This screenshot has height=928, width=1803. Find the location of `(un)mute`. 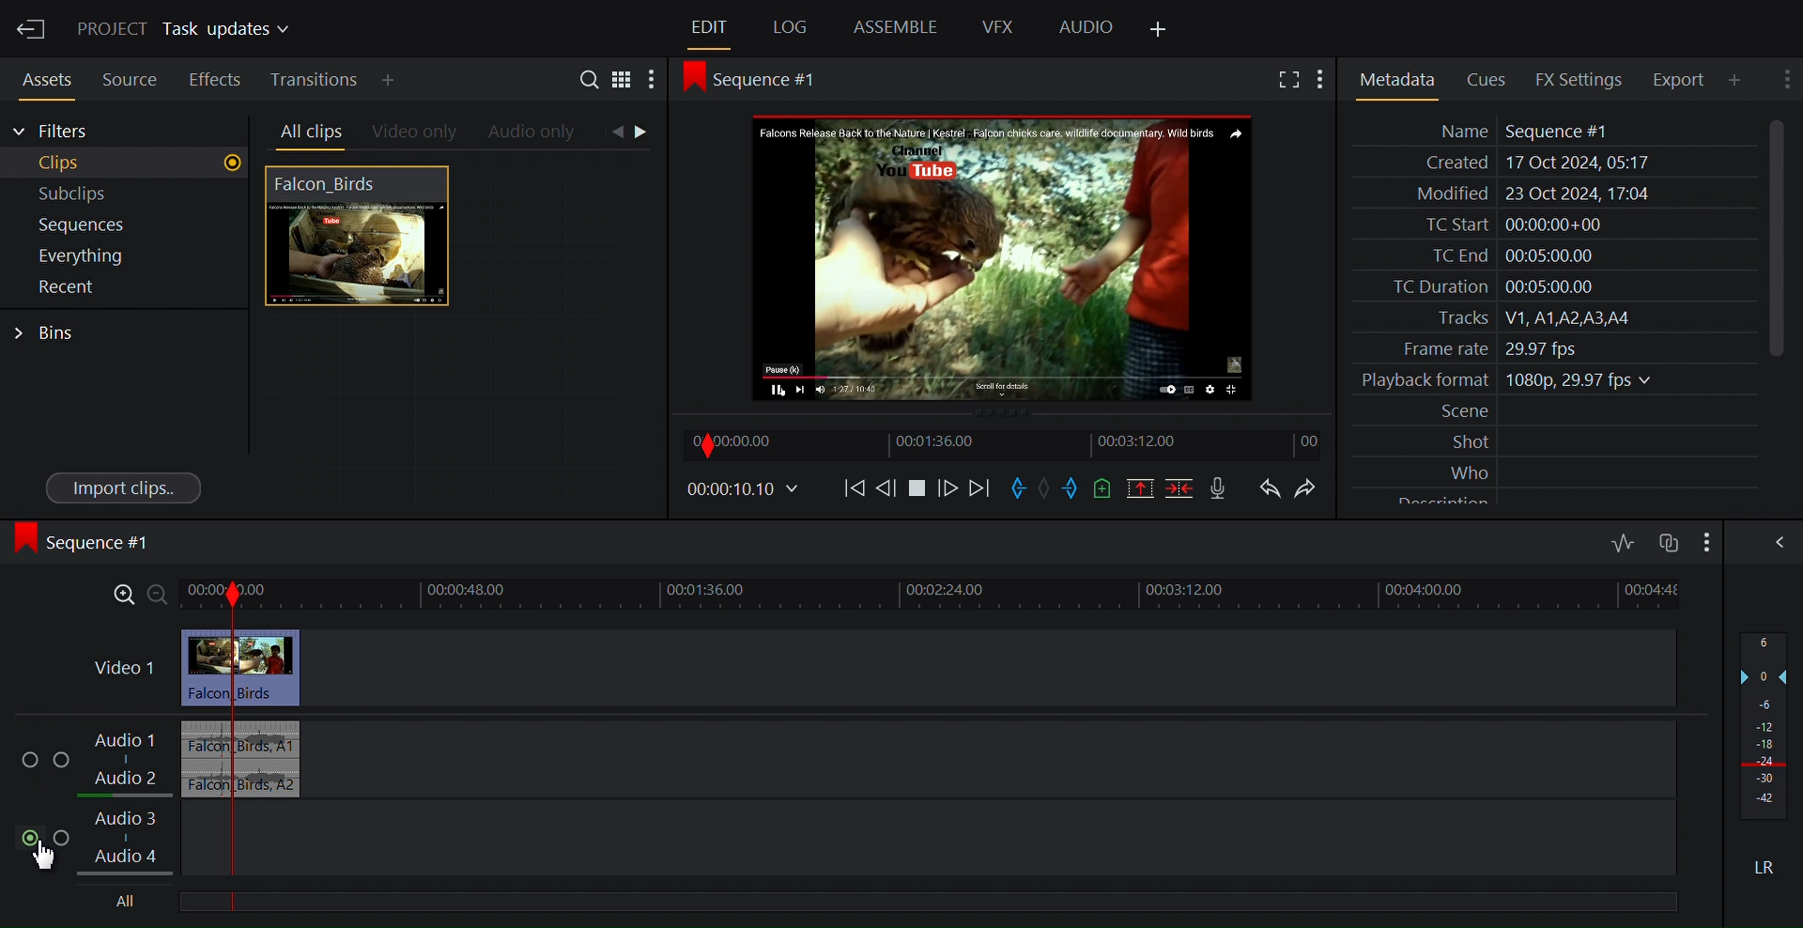

(un)mute is located at coordinates (32, 838).